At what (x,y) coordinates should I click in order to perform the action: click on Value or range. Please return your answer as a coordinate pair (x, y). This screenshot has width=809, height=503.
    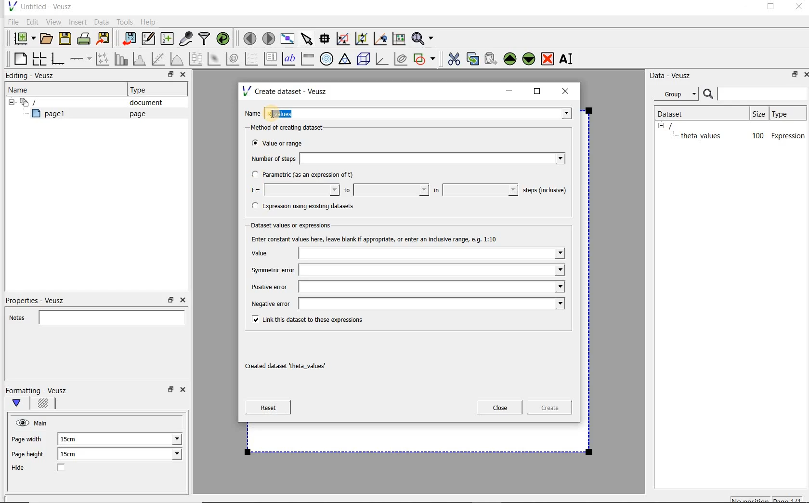
    Looking at the image, I should click on (286, 142).